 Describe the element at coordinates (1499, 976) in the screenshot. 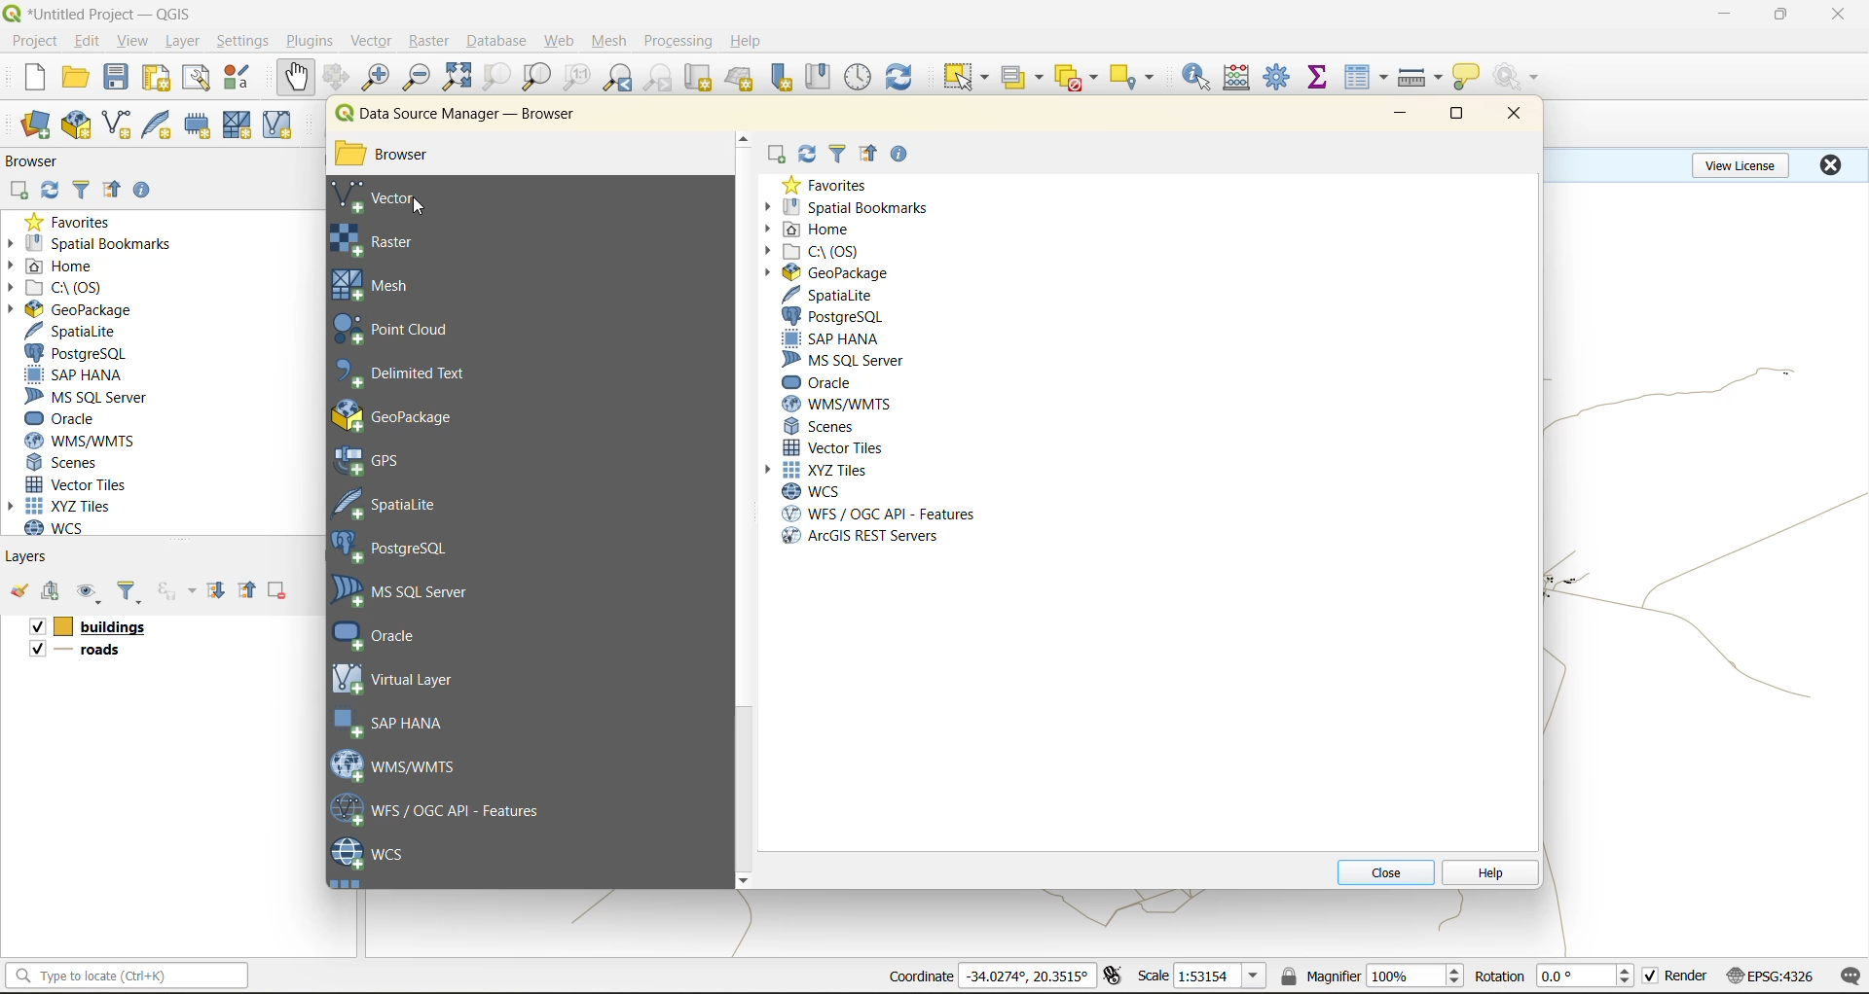

I see `rotation` at that location.